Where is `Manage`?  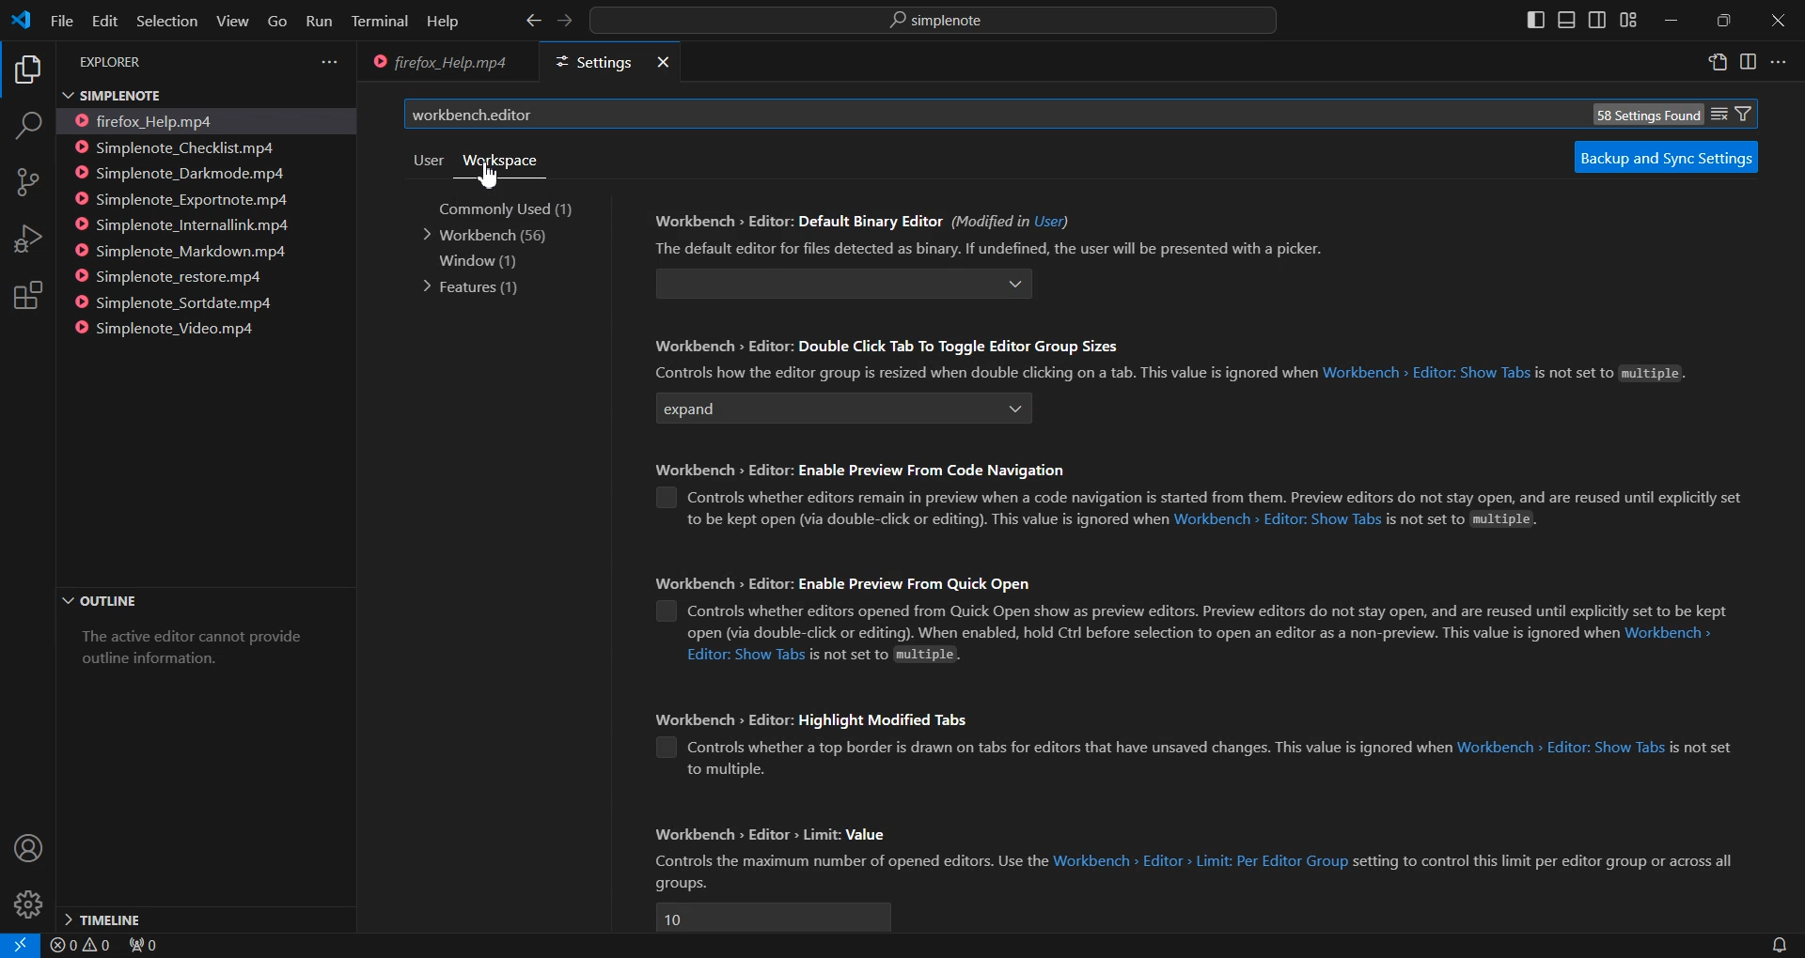 Manage is located at coordinates (28, 904).